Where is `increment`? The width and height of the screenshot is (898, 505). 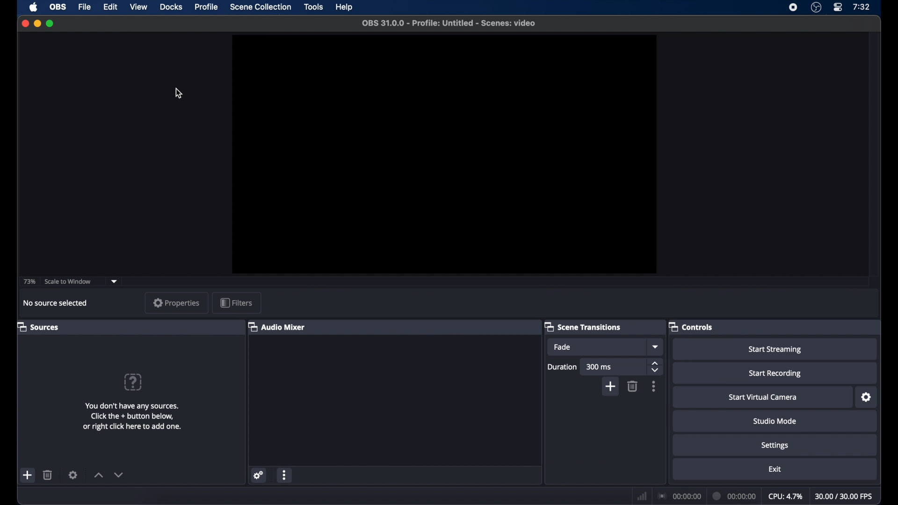 increment is located at coordinates (98, 476).